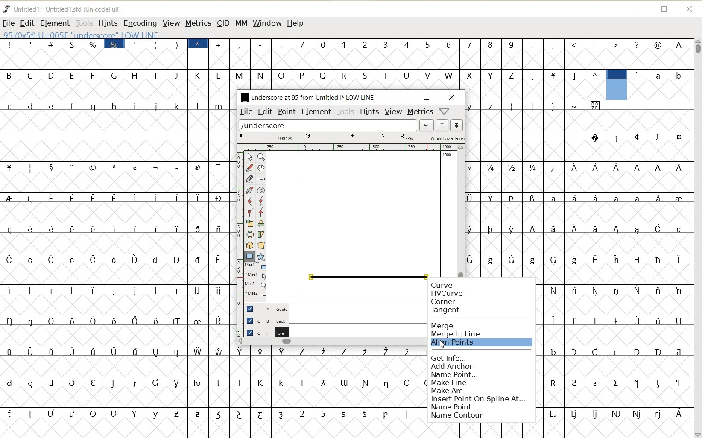 This screenshot has width=702, height=438. Describe the element at coordinates (170, 23) in the screenshot. I see `VIEW` at that location.